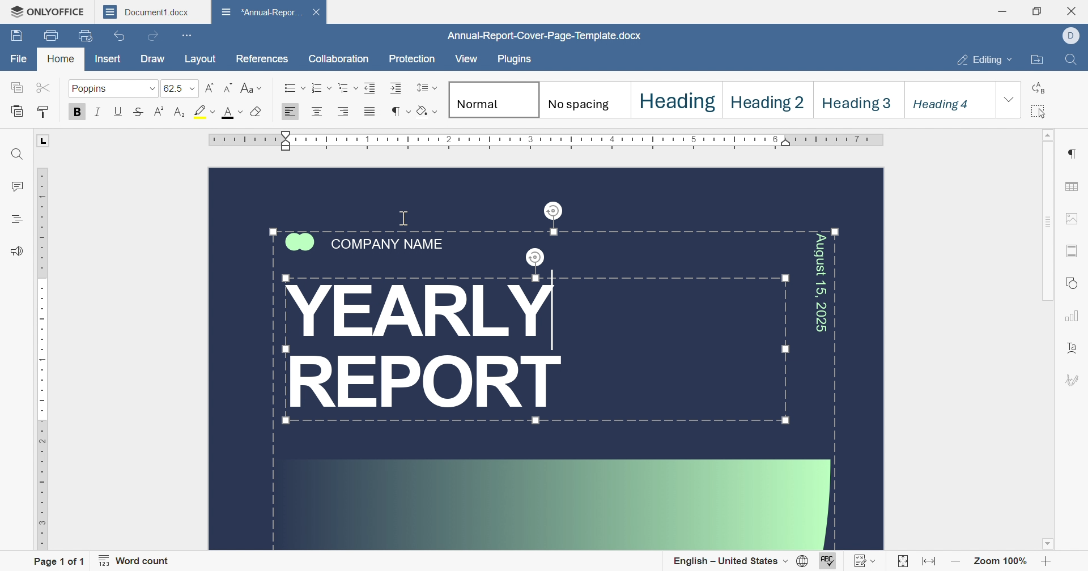  Describe the element at coordinates (376, 312) in the screenshot. I see `typing cursor` at that location.